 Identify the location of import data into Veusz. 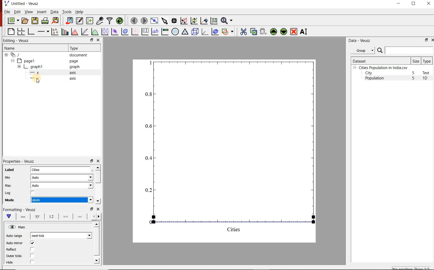
(69, 20).